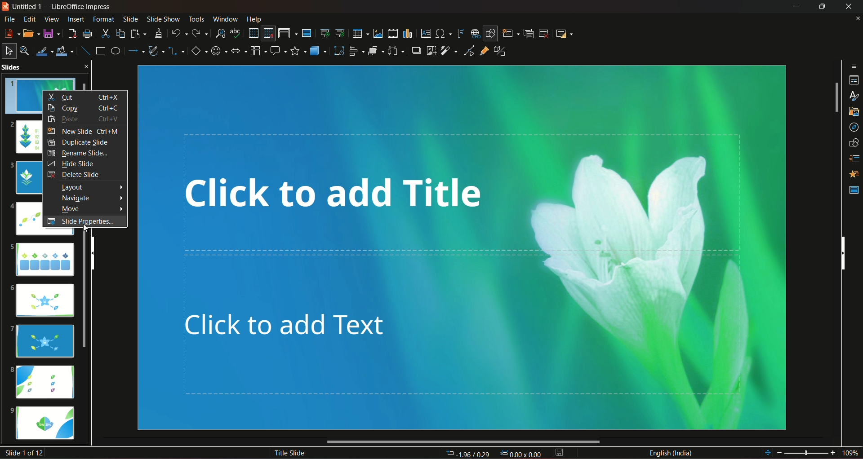 This screenshot has width=863, height=459. Describe the element at coordinates (130, 19) in the screenshot. I see `slide` at that location.